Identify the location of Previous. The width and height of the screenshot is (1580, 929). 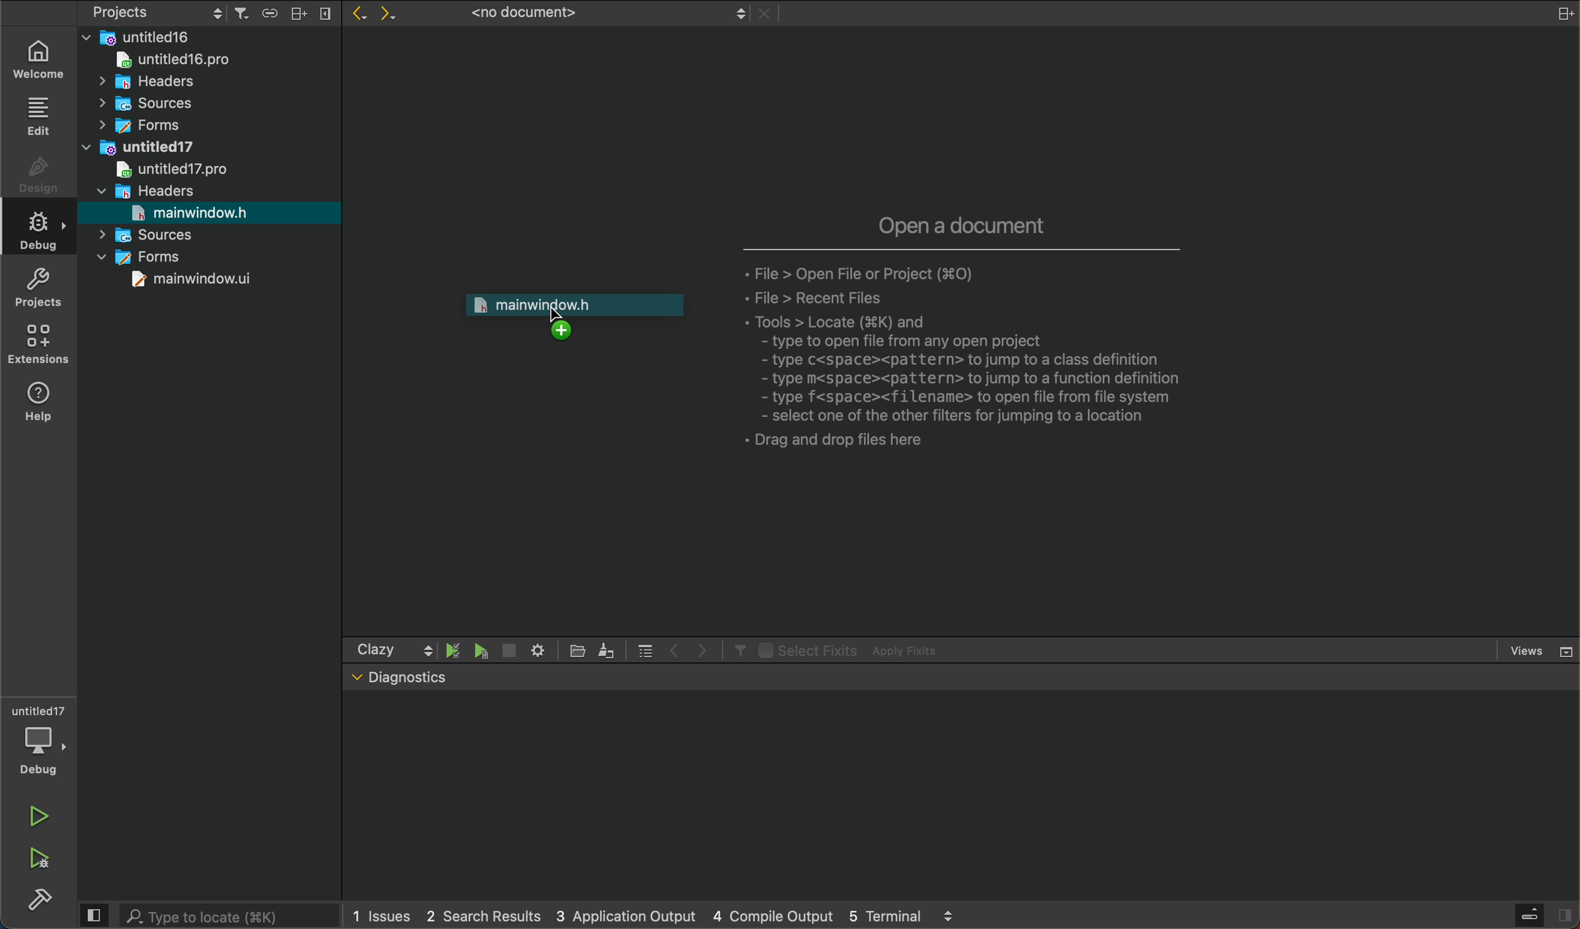
(675, 648).